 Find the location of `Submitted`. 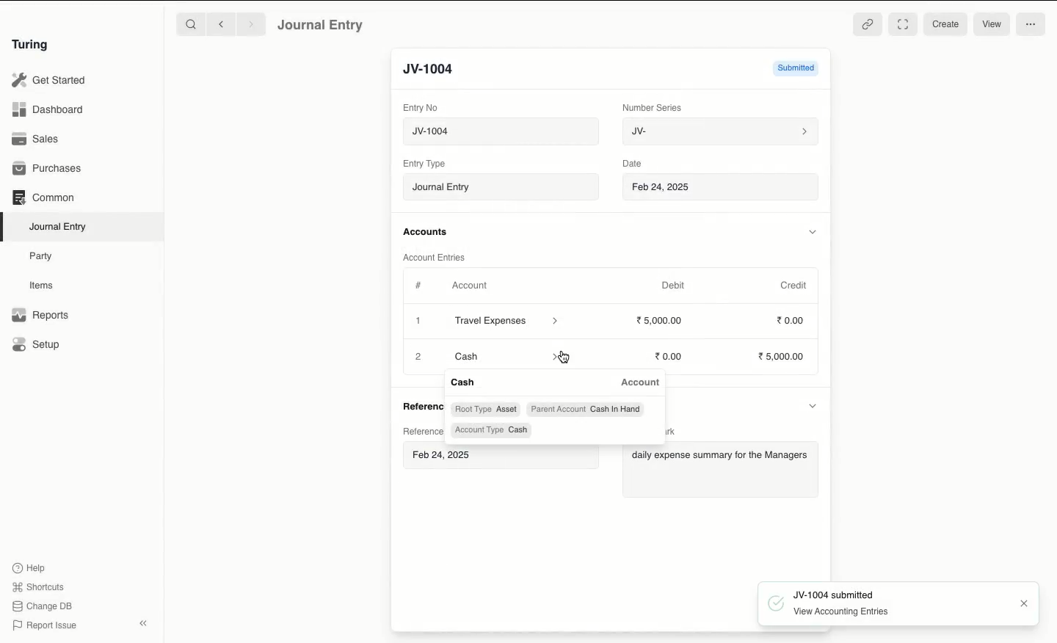

Submitted is located at coordinates (794, 67).